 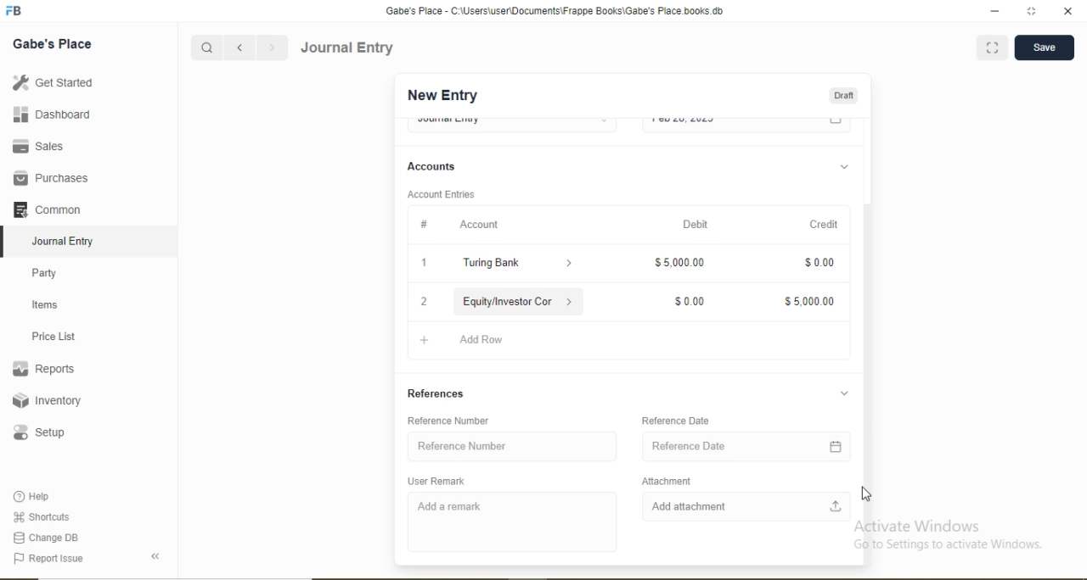 What do you see at coordinates (45, 275) in the screenshot?
I see `Party` at bounding box center [45, 275].